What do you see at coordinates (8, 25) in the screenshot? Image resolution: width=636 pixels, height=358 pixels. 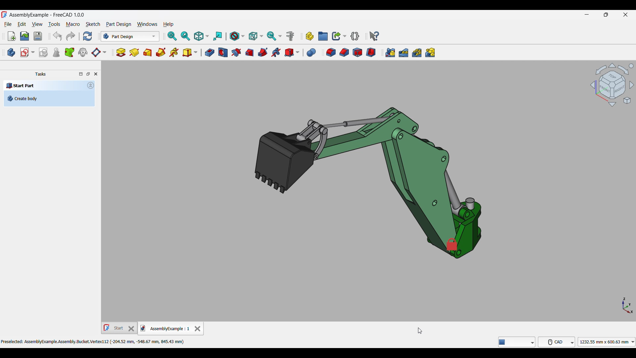 I see `File menu` at bounding box center [8, 25].